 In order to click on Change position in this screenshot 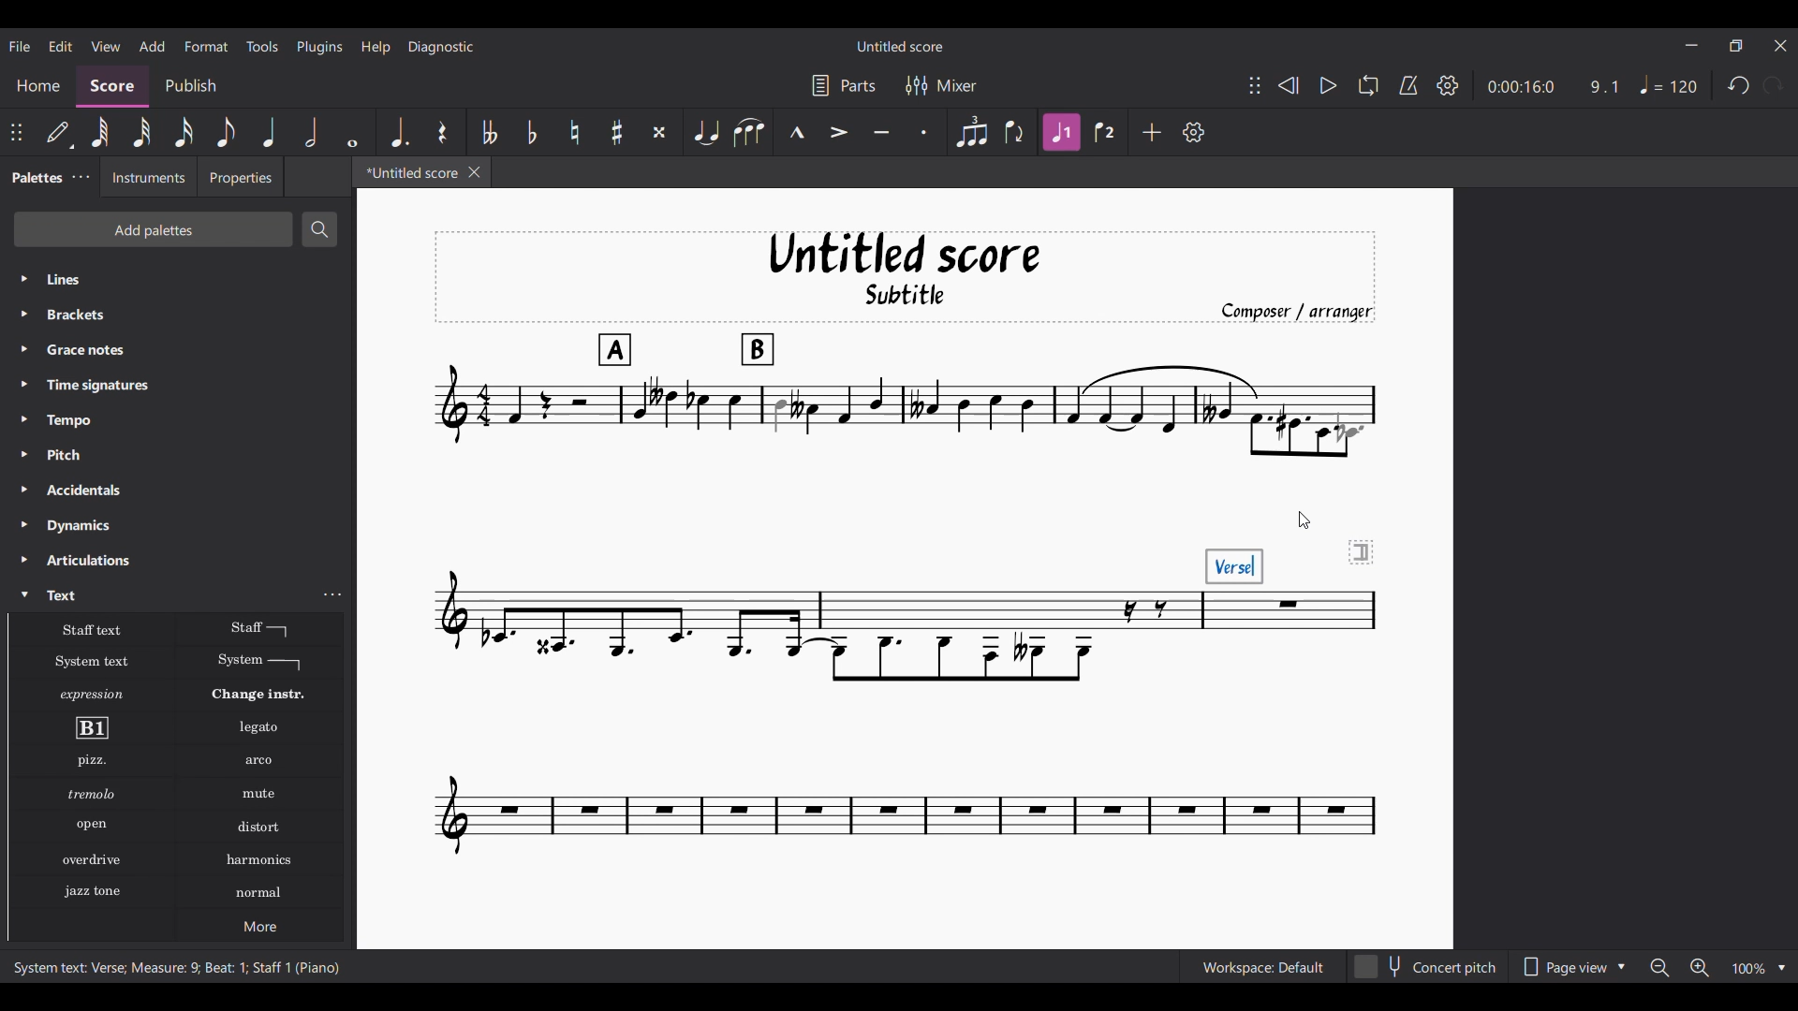, I will do `click(16, 132)`.